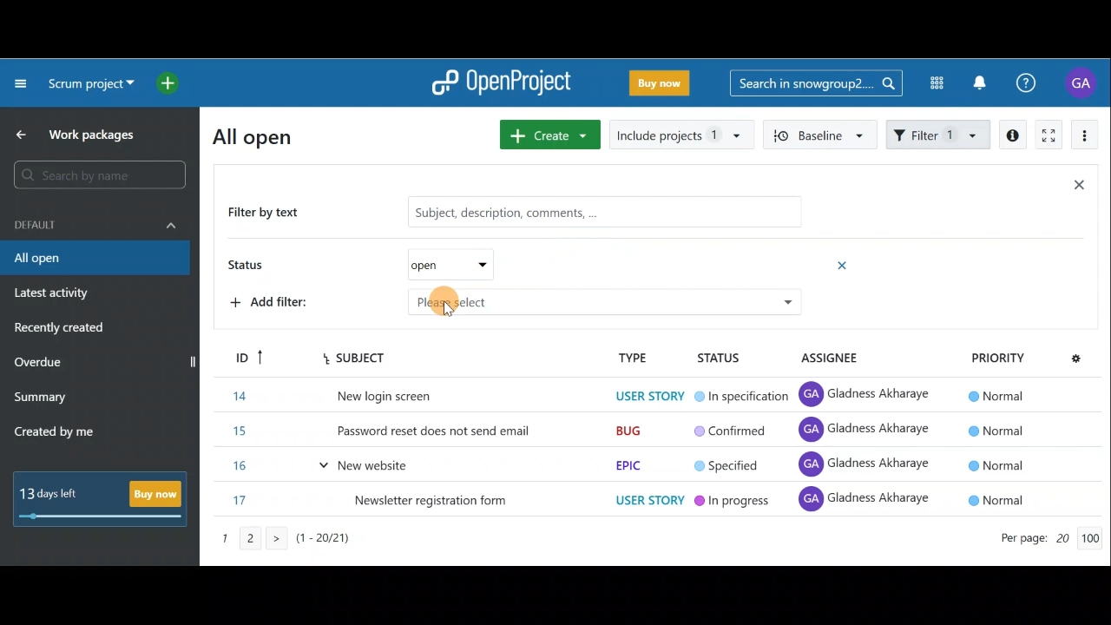 Image resolution: width=1111 pixels, height=625 pixels. Describe the element at coordinates (54, 295) in the screenshot. I see `Latest activity` at that location.